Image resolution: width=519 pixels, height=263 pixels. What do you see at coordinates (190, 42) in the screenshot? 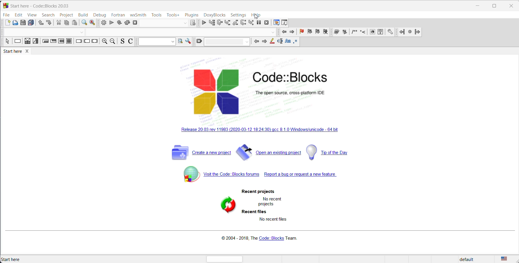
I see `settings` at bounding box center [190, 42].